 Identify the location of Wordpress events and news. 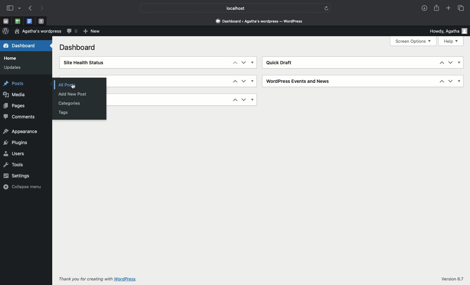
(299, 81).